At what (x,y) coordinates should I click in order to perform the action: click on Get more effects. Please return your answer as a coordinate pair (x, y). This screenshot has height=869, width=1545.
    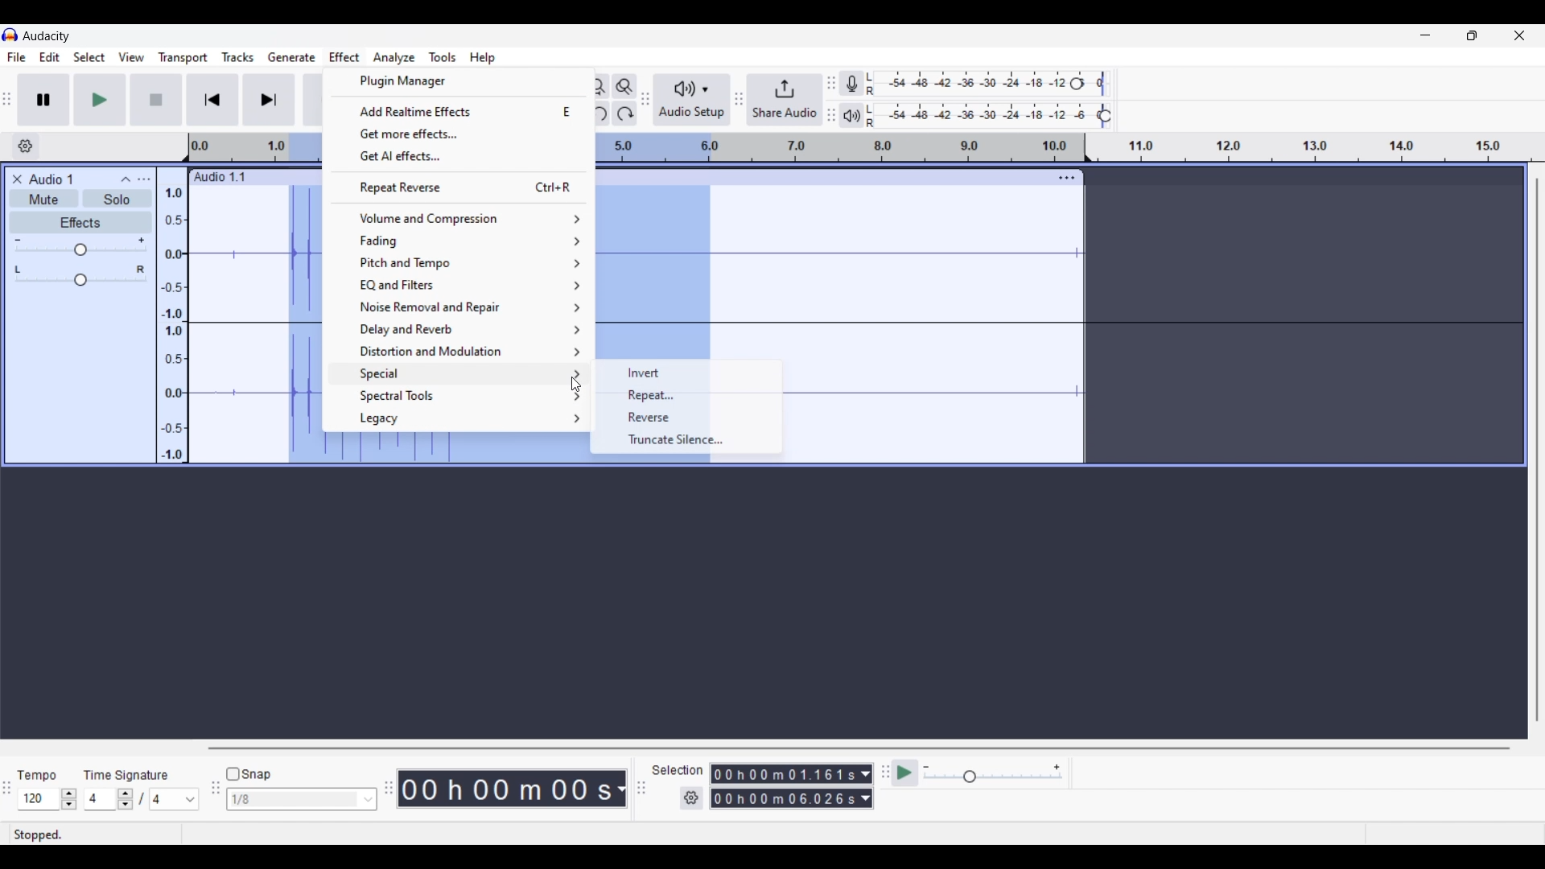
    Looking at the image, I should click on (459, 134).